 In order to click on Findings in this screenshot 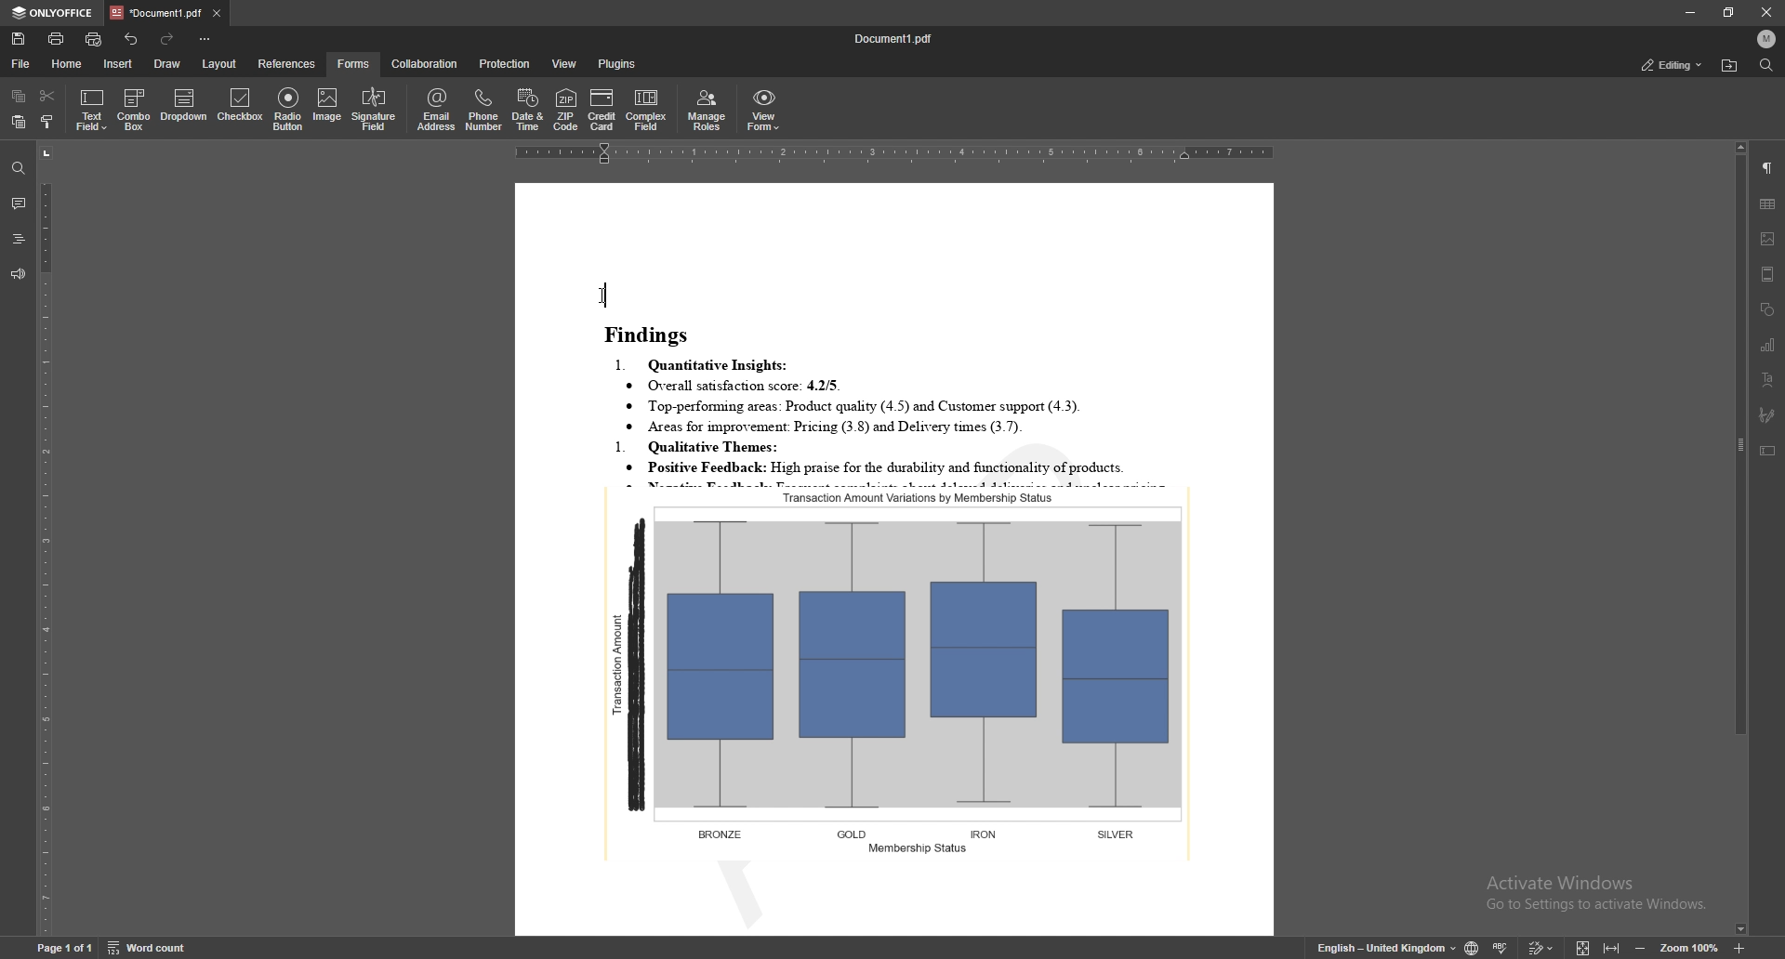, I will do `click(654, 335)`.